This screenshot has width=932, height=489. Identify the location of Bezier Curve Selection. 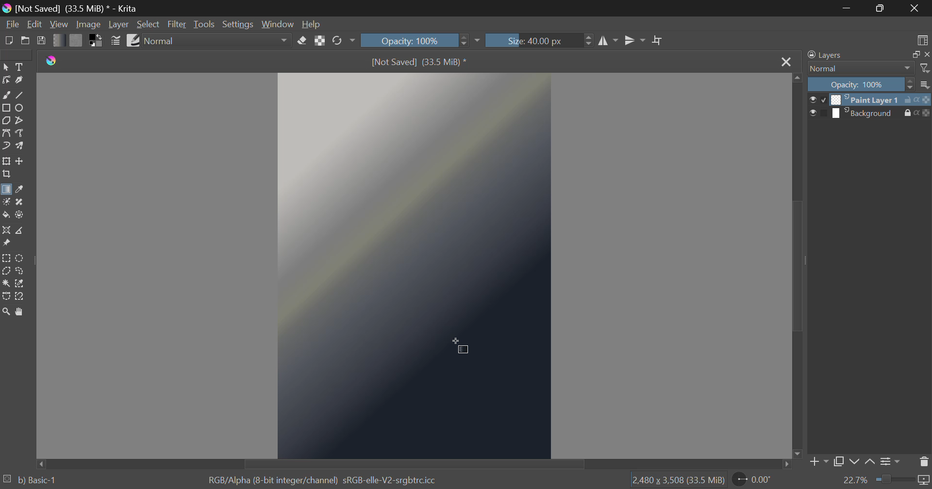
(6, 295).